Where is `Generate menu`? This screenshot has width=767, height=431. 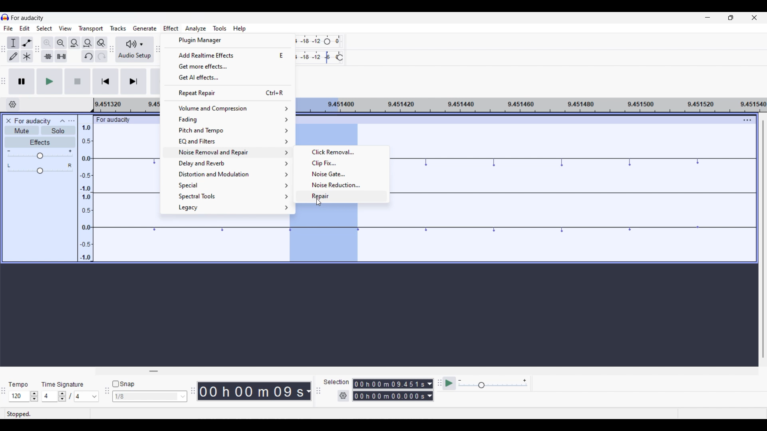
Generate menu is located at coordinates (145, 28).